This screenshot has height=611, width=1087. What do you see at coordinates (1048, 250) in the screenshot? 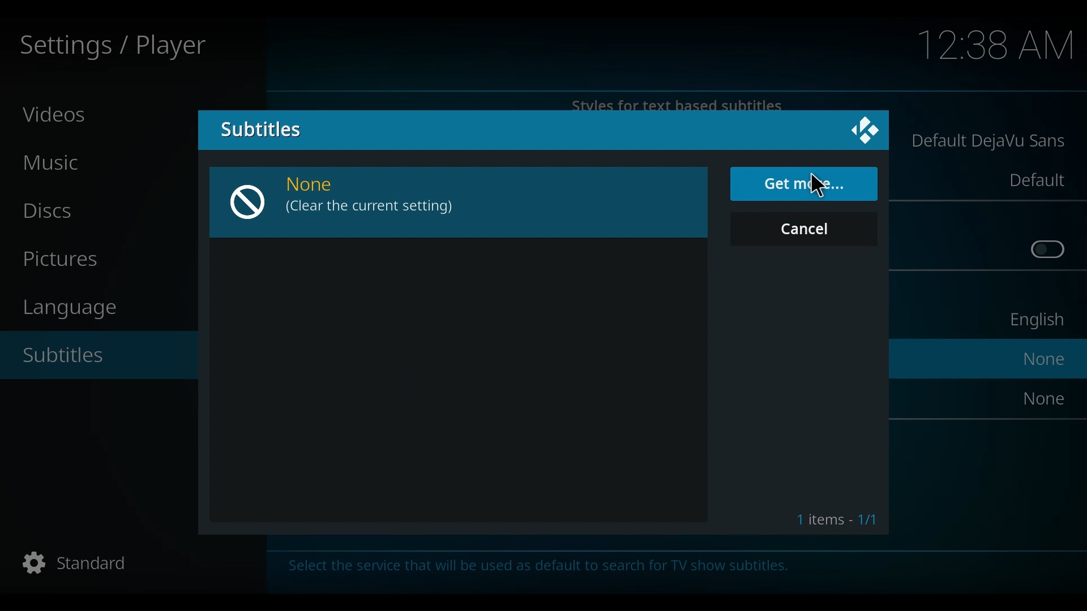
I see `Toggle on/off` at bounding box center [1048, 250].